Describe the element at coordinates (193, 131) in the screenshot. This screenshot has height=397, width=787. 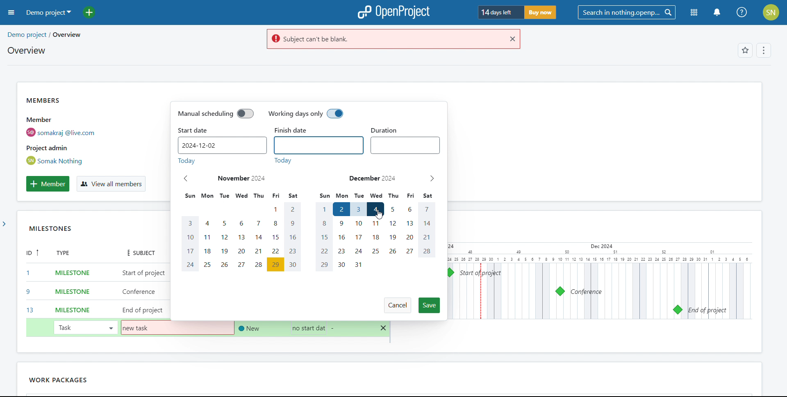
I see `start date` at that location.